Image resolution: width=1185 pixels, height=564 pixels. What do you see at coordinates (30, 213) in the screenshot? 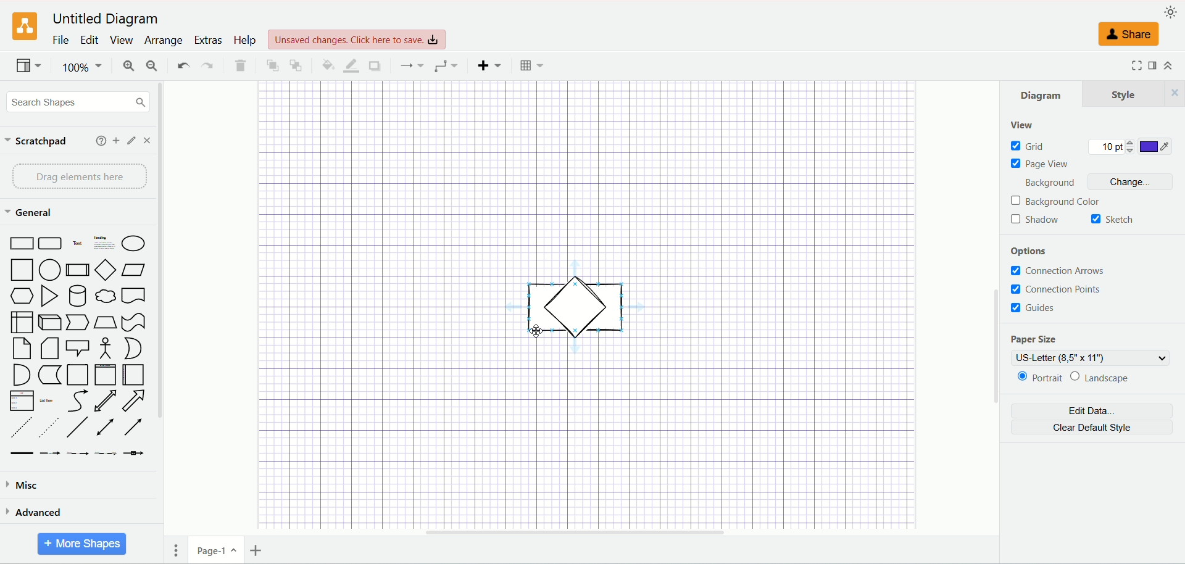
I see `general` at bounding box center [30, 213].